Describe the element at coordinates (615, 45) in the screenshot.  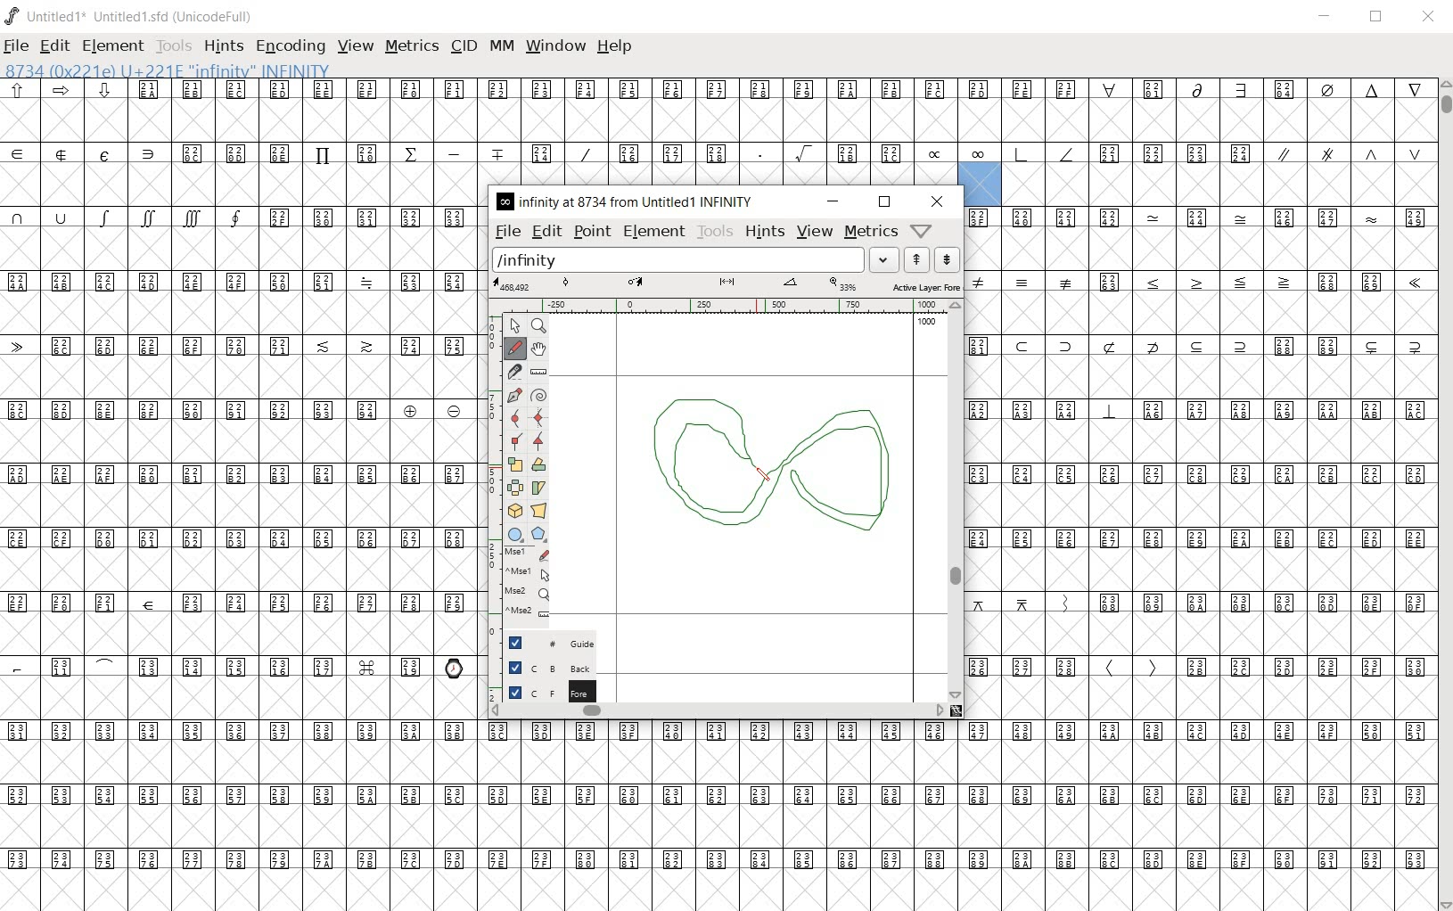
I see `help` at that location.